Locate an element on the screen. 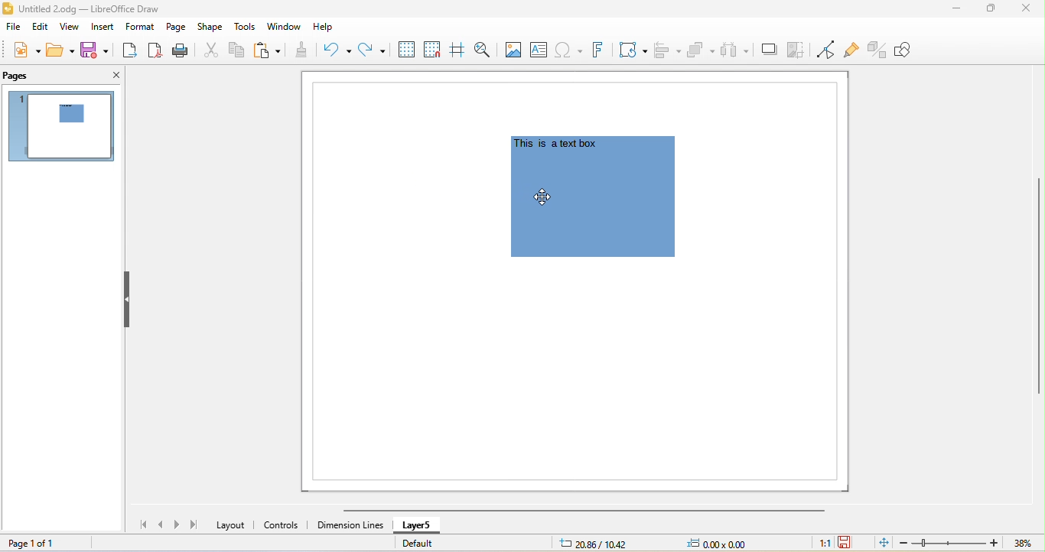 This screenshot has width=1045, height=552. display grid is located at coordinates (407, 49).